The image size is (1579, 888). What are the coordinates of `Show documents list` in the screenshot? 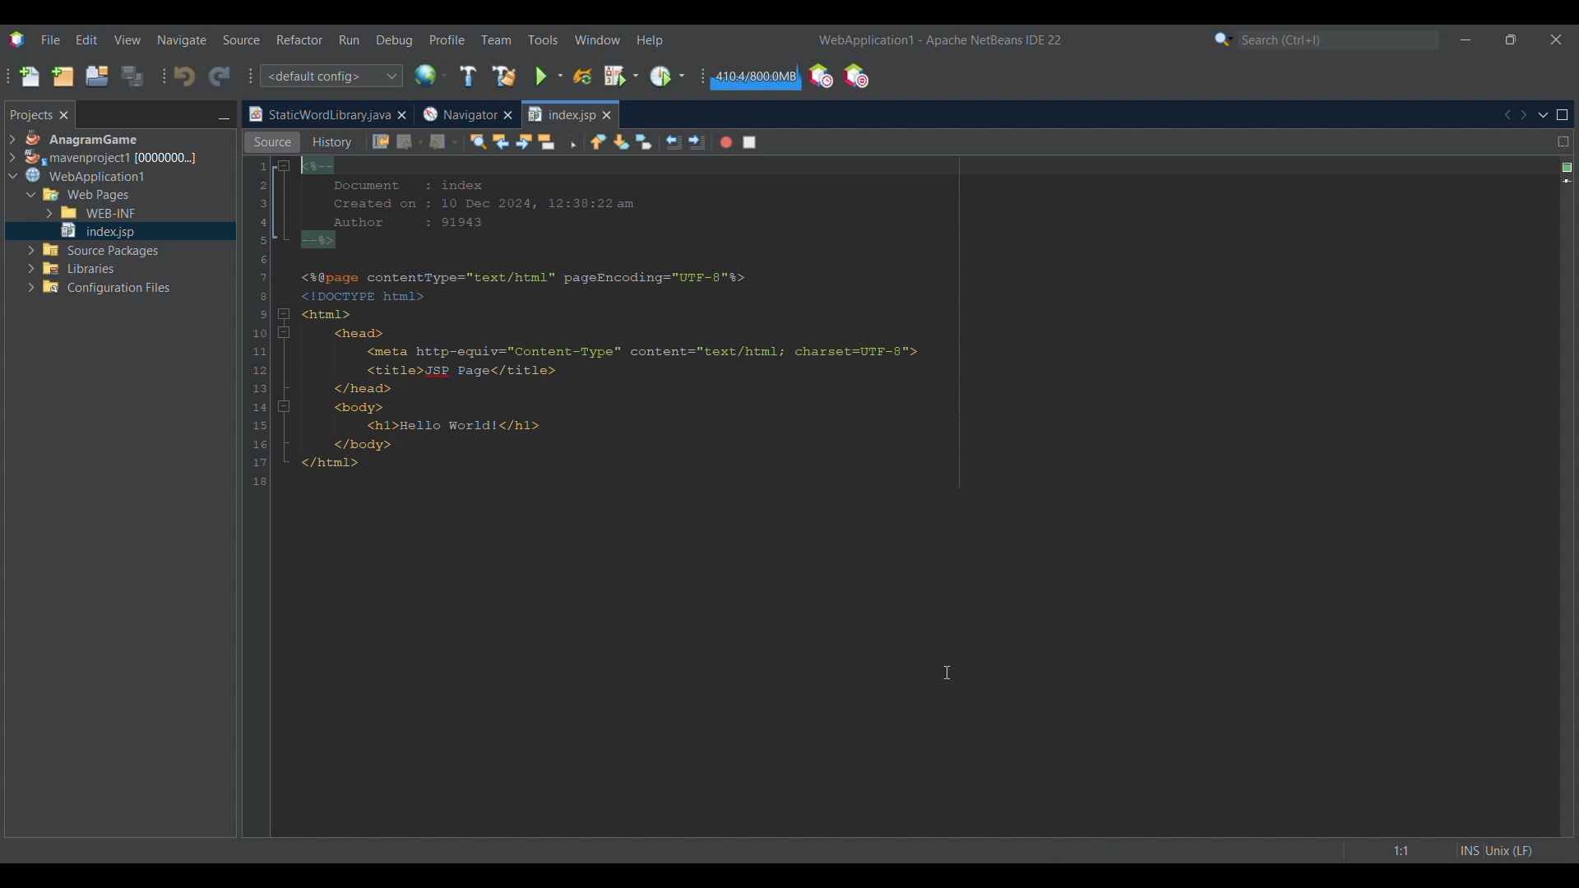 It's located at (1543, 114).